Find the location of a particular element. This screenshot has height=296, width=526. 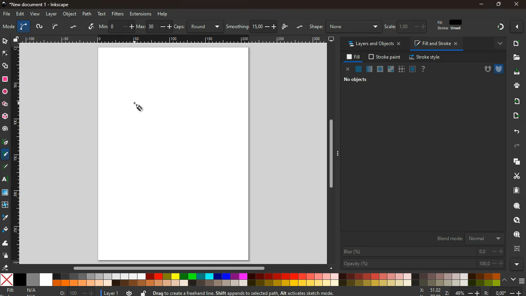

add is located at coordinates (516, 43).